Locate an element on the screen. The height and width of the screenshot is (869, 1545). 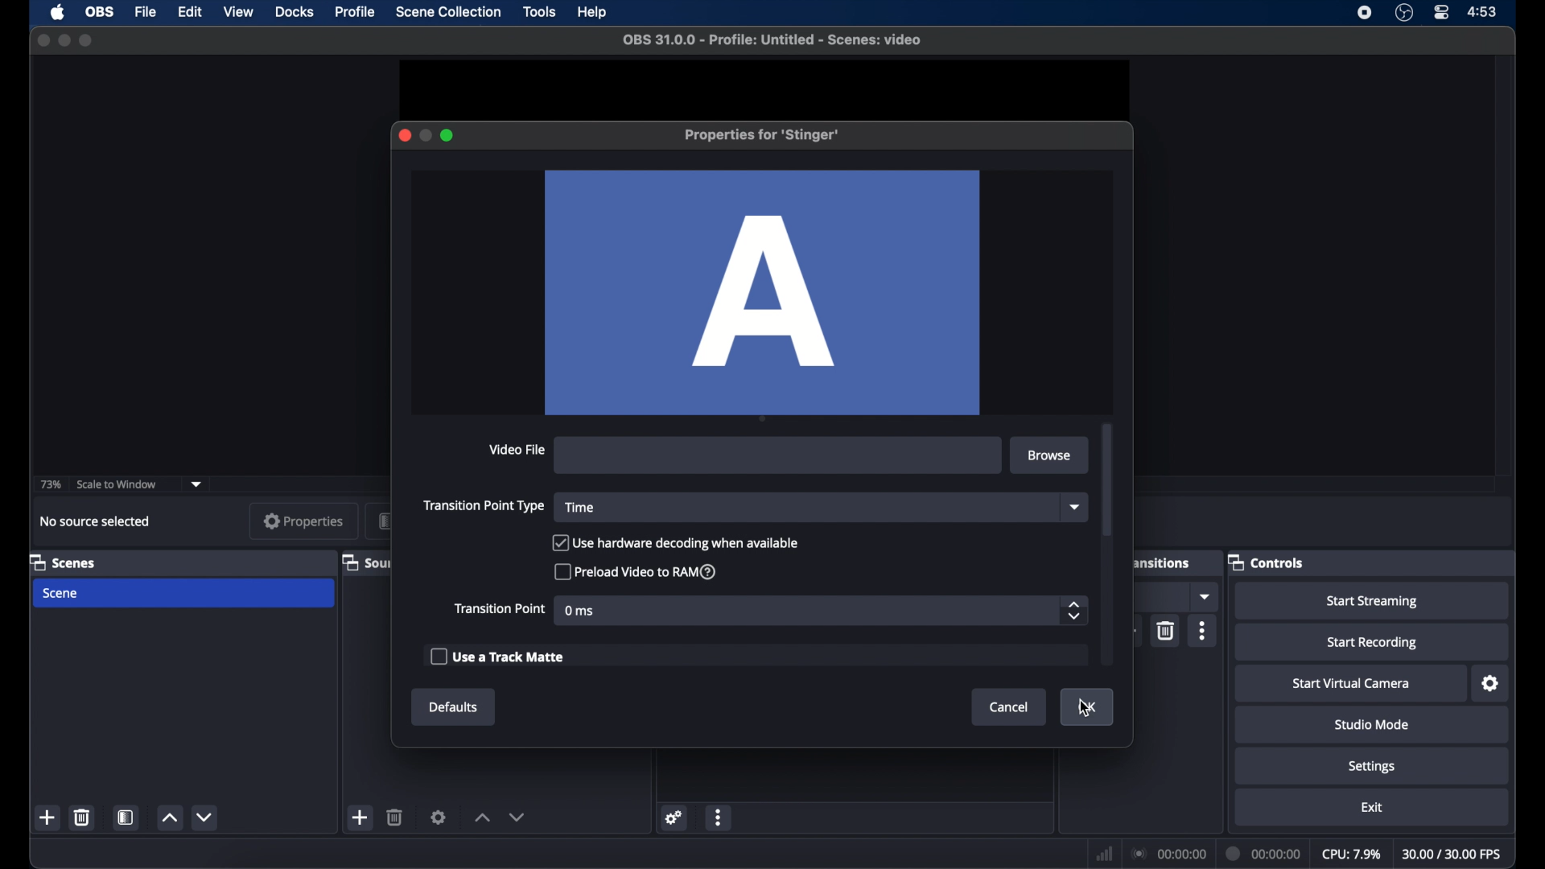
help is located at coordinates (594, 12).